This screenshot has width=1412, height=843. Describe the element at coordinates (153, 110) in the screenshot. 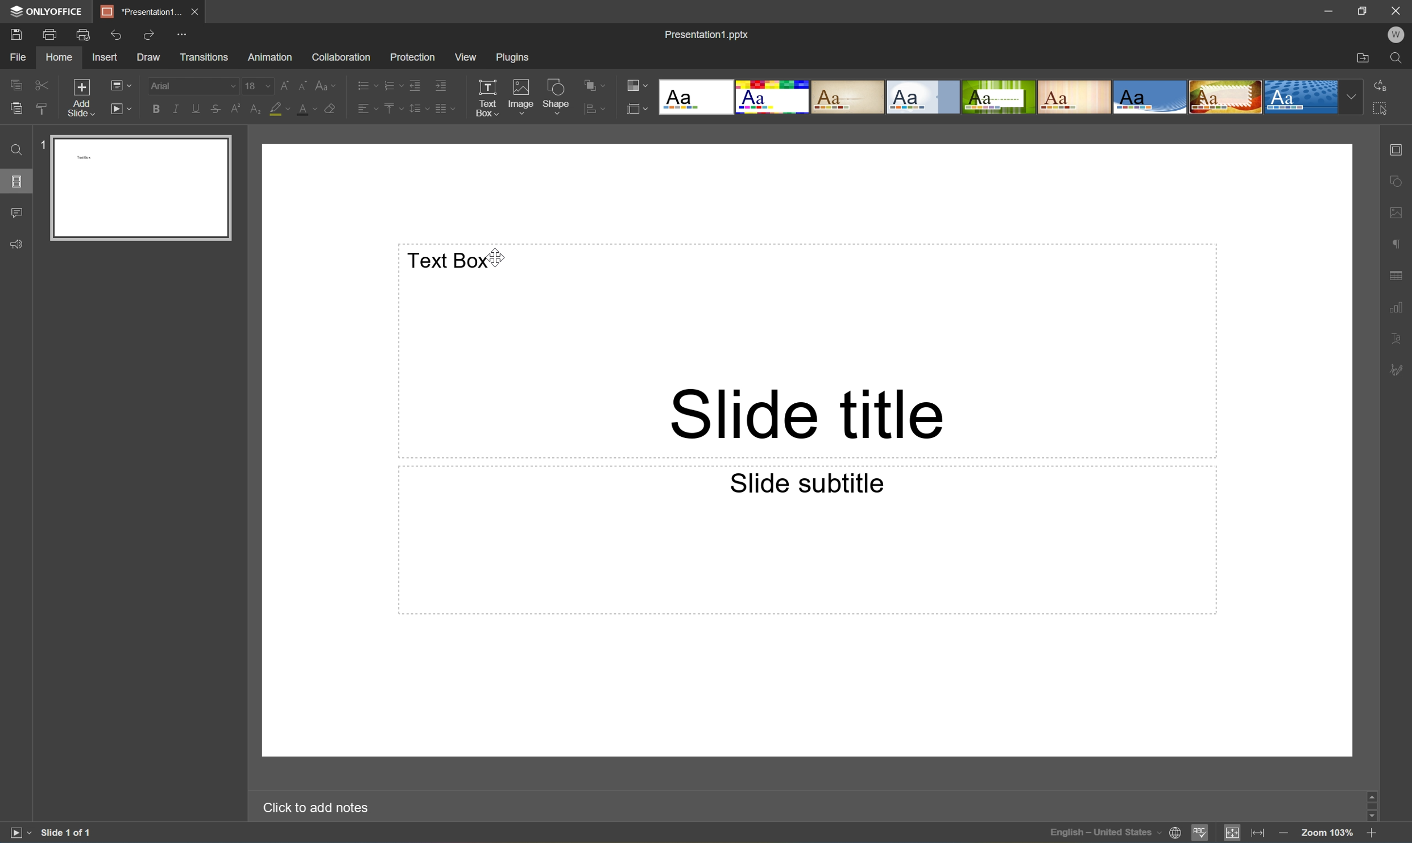

I see `Bold` at that location.